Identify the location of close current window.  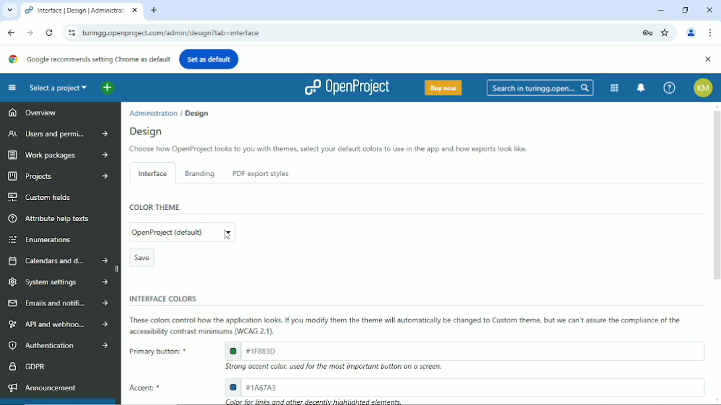
(135, 11).